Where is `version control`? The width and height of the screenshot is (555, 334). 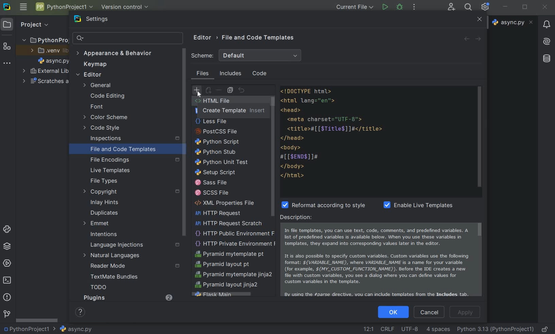 version control is located at coordinates (125, 7).